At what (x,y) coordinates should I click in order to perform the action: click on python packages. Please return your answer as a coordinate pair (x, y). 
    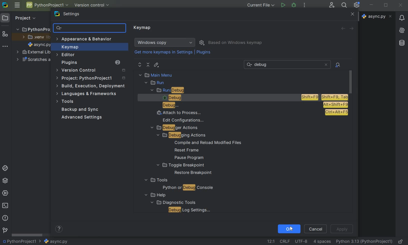
    Looking at the image, I should click on (6, 181).